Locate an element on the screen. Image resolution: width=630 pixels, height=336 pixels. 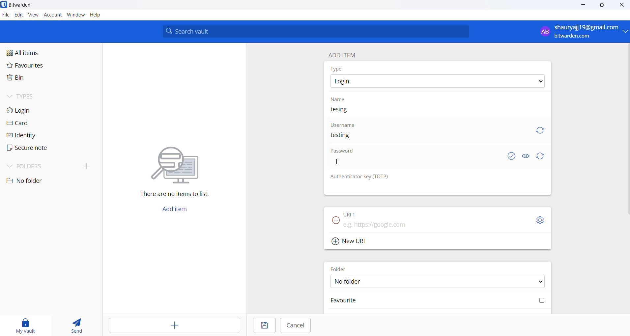
Types is located at coordinates (32, 96).